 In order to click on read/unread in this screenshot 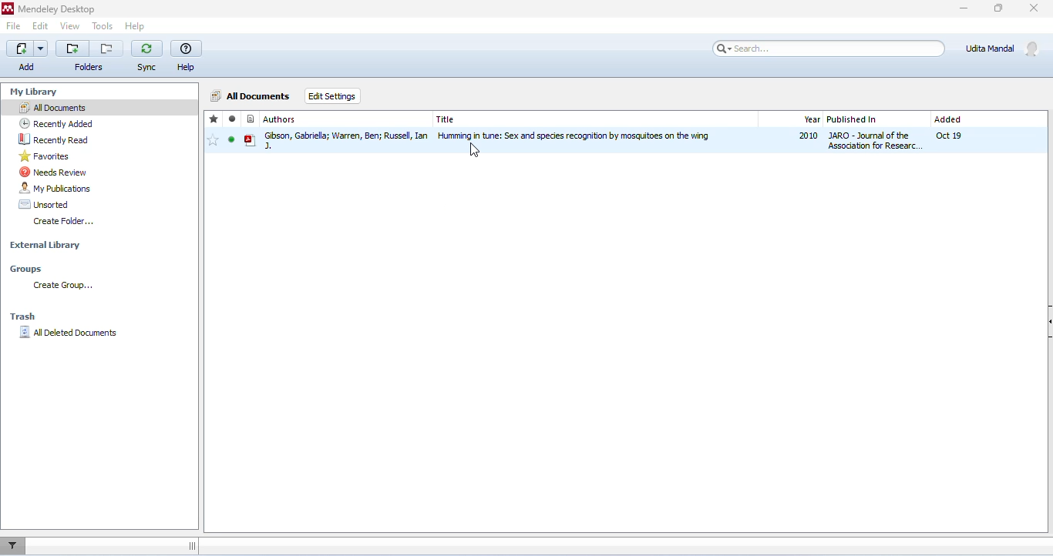, I will do `click(233, 119)`.